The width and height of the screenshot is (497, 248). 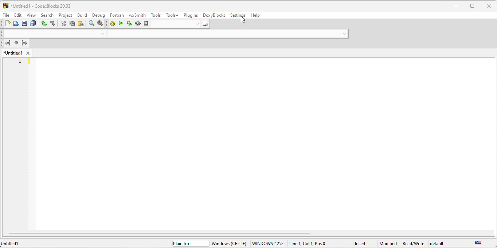 I want to click on settings, so click(x=238, y=15).